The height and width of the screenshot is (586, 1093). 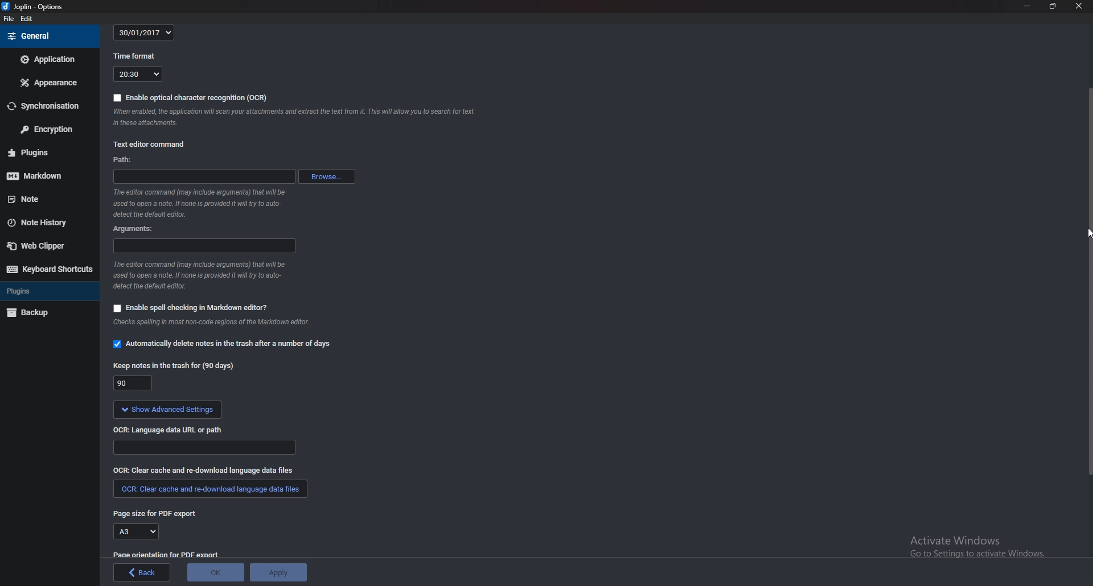 What do you see at coordinates (221, 344) in the screenshot?
I see `Automatically delete notes` at bounding box center [221, 344].